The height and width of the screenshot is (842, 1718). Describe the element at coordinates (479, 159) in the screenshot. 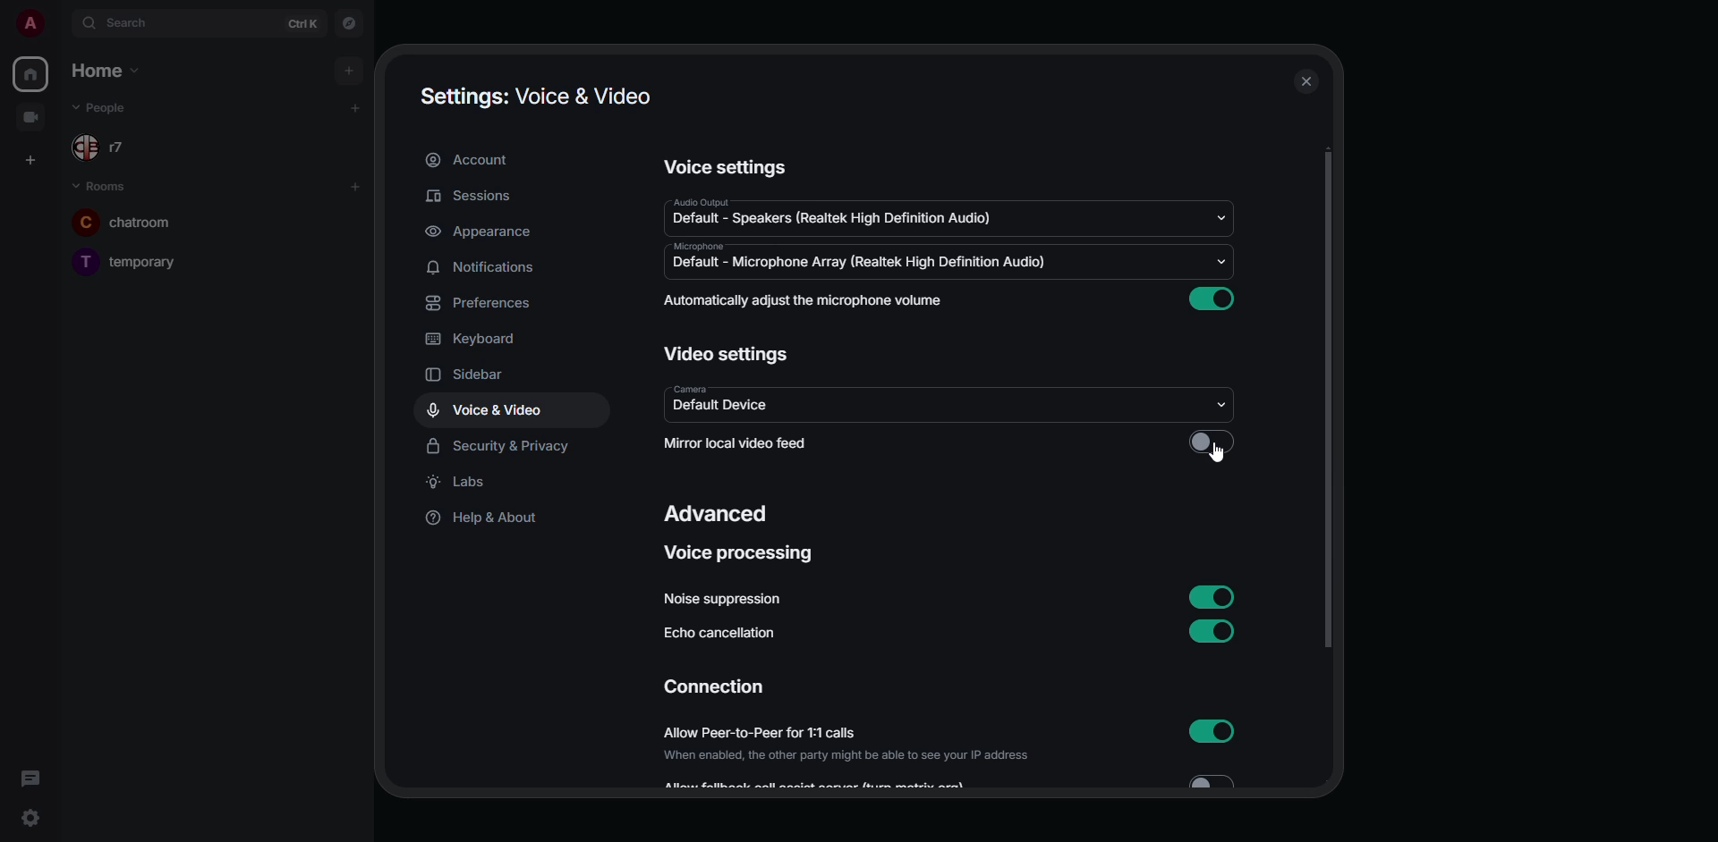

I see `account` at that location.